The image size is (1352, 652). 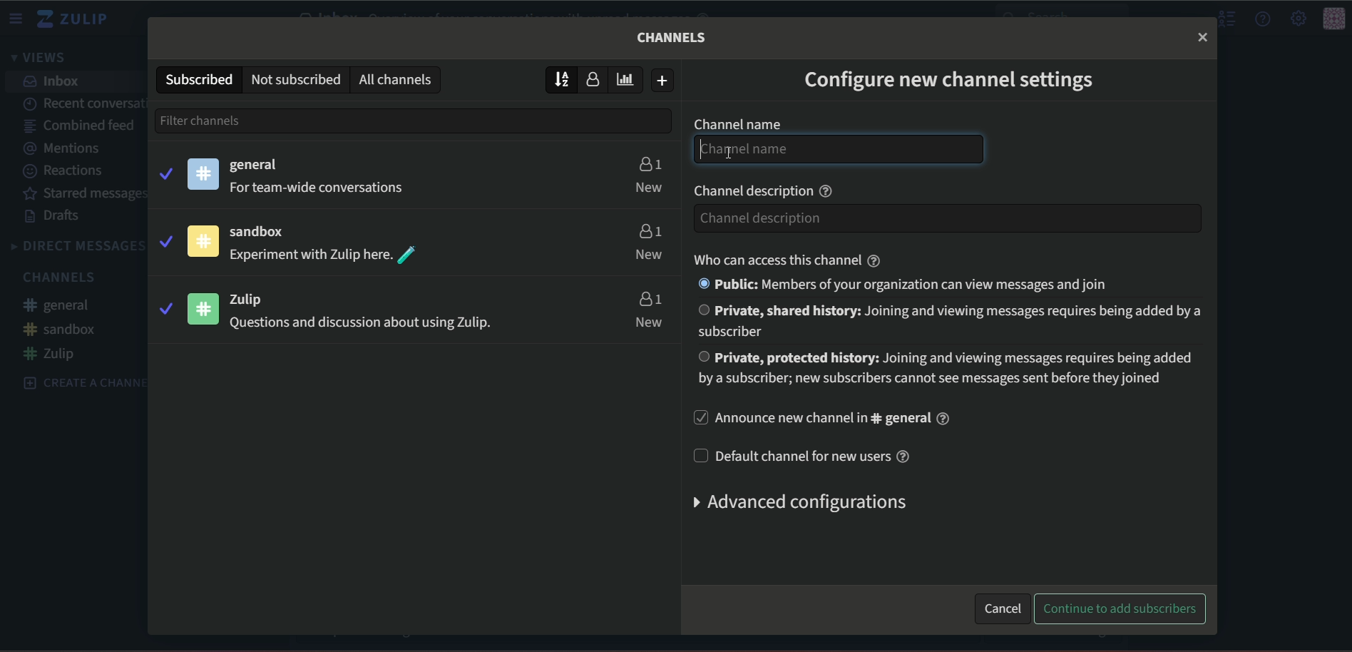 I want to click on users, so click(x=649, y=298).